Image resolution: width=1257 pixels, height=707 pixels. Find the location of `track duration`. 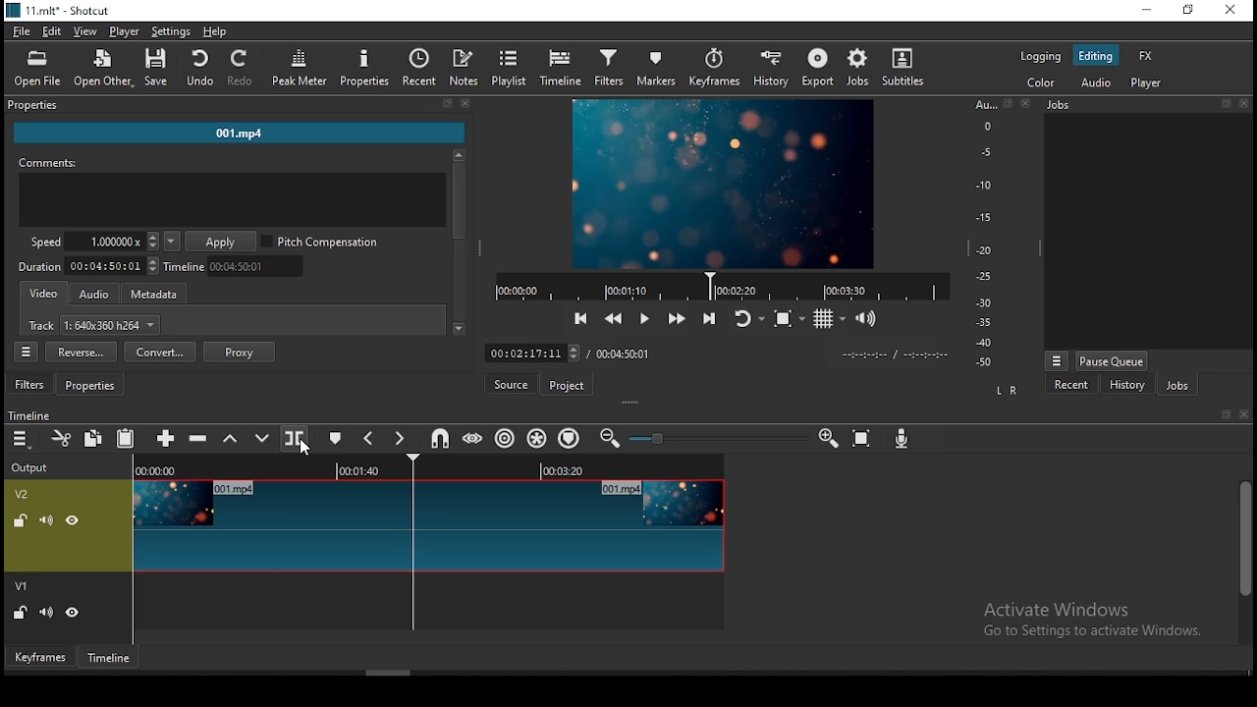

track duration is located at coordinates (89, 265).